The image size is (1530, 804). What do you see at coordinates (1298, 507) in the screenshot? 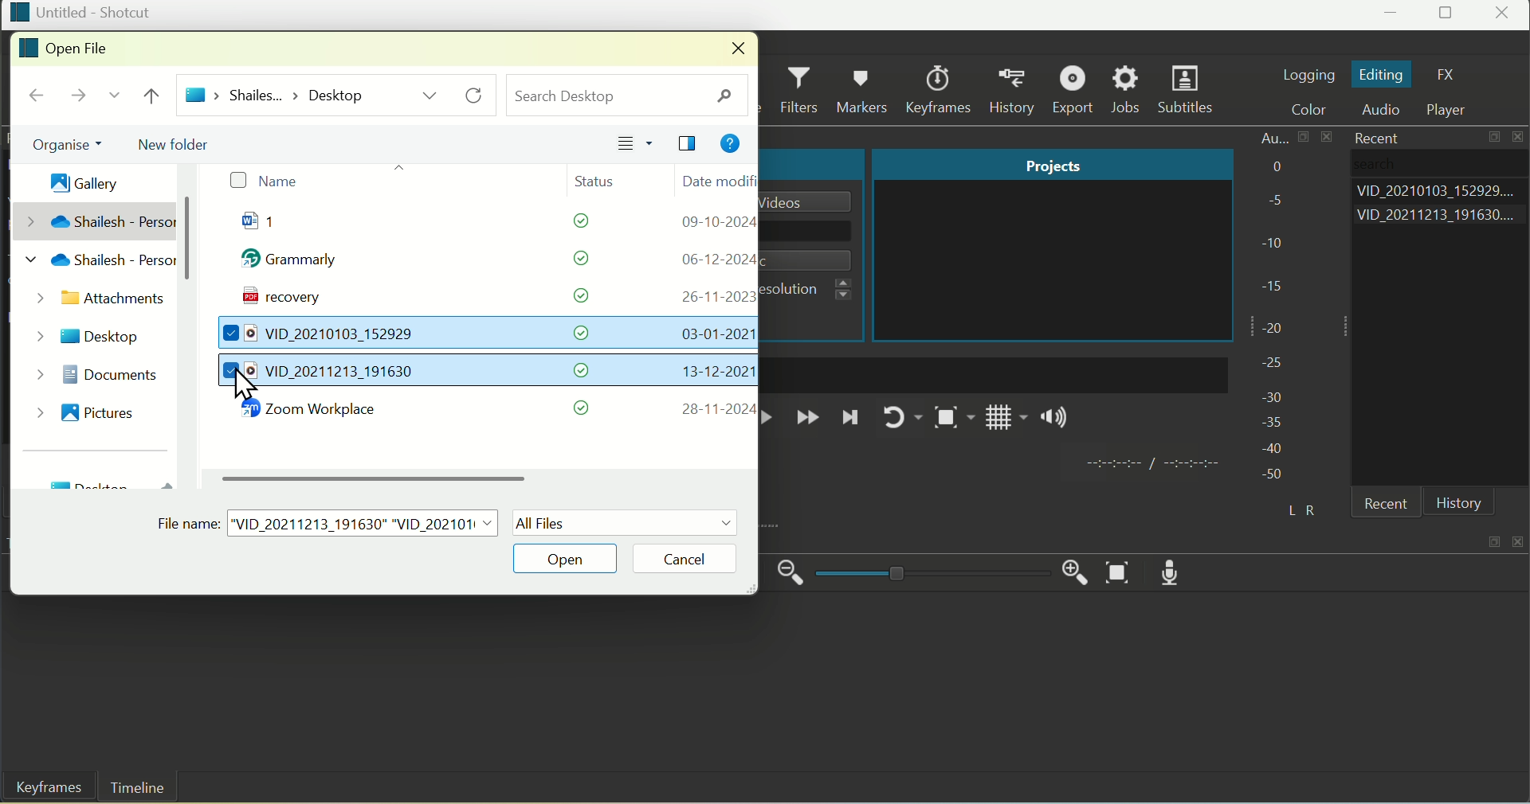
I see `L R` at bounding box center [1298, 507].